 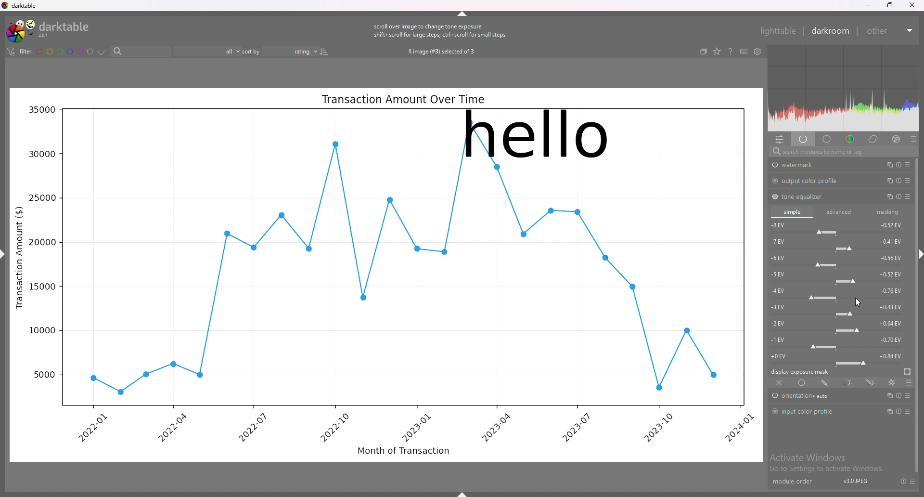 I want to click on -0 EV force, so click(x=839, y=358).